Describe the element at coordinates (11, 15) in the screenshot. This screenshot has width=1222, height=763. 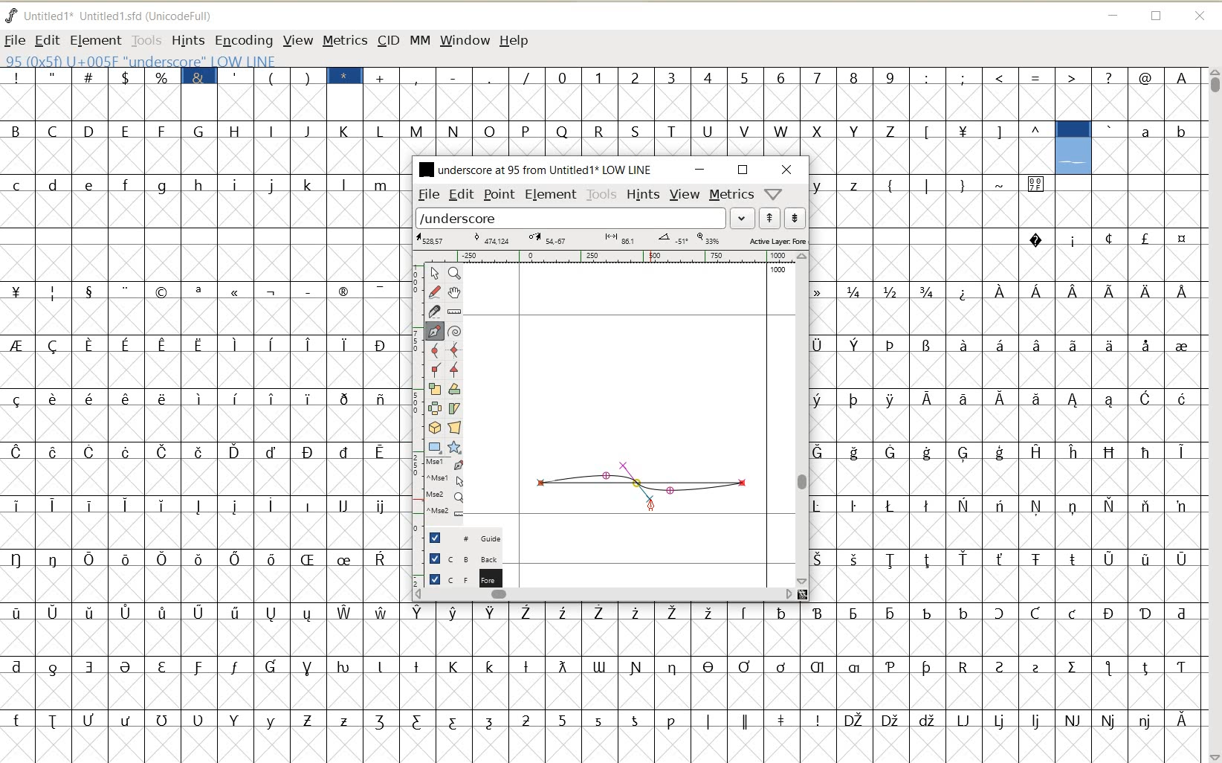
I see `FONTFORGE` at that location.